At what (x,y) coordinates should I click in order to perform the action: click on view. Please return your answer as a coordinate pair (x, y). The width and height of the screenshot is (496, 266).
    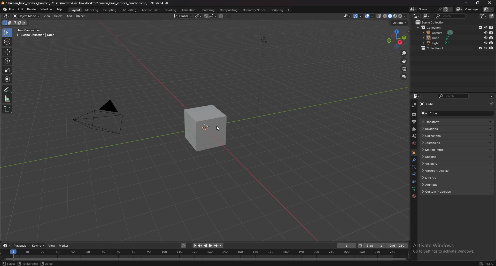
    Looking at the image, I should click on (52, 245).